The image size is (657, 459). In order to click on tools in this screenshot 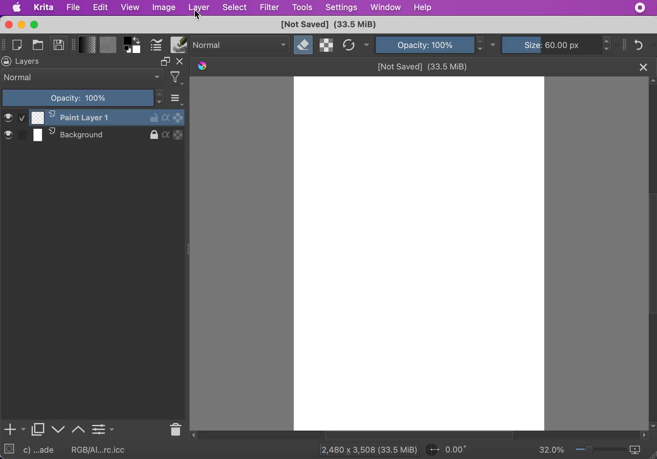, I will do `click(302, 8)`.